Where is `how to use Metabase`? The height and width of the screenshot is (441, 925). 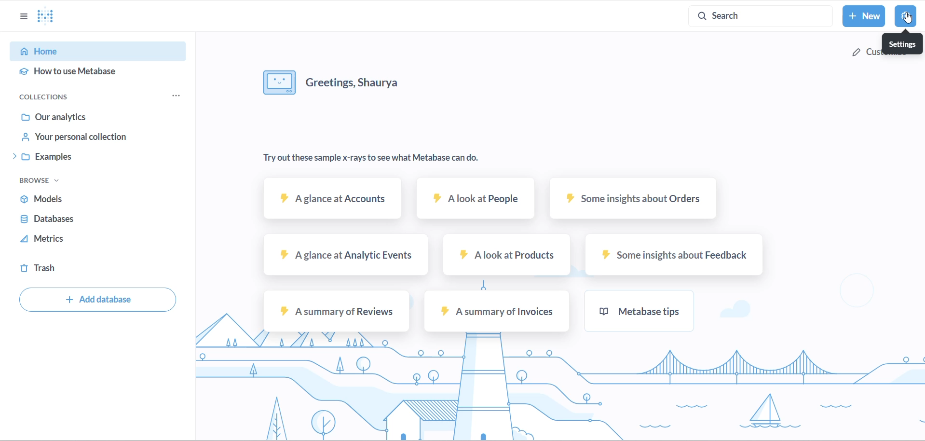
how to use Metabase is located at coordinates (85, 72).